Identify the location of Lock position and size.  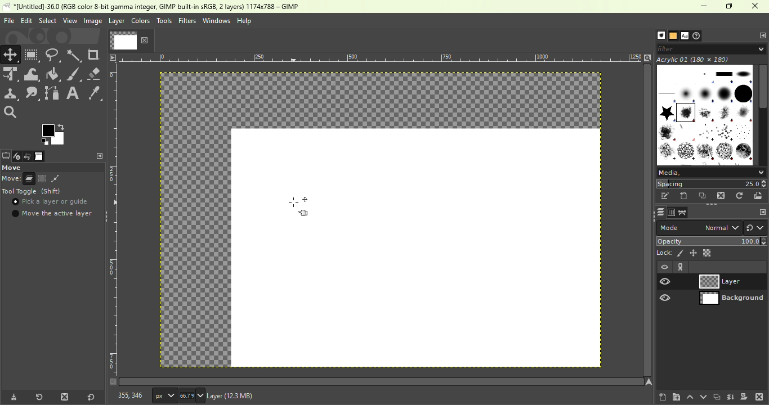
(693, 253).